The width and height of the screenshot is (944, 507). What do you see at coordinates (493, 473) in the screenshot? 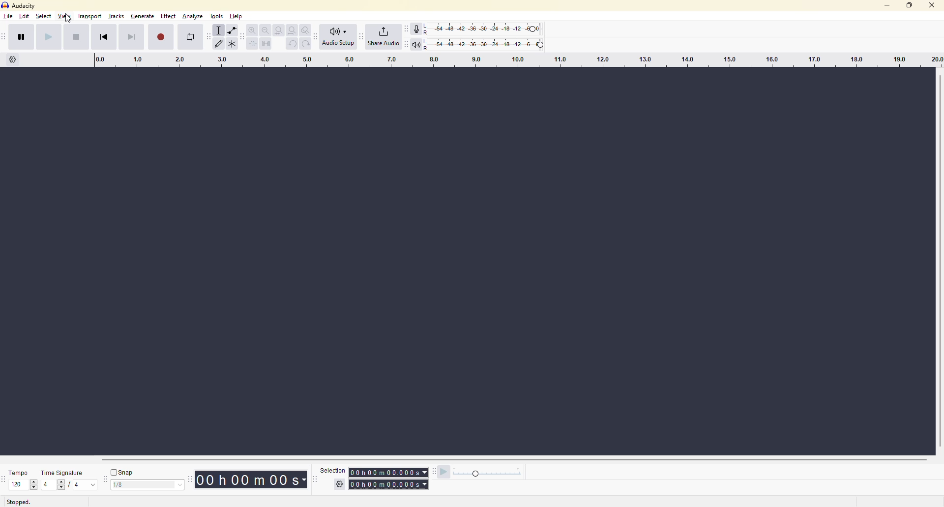
I see `playback speed` at bounding box center [493, 473].